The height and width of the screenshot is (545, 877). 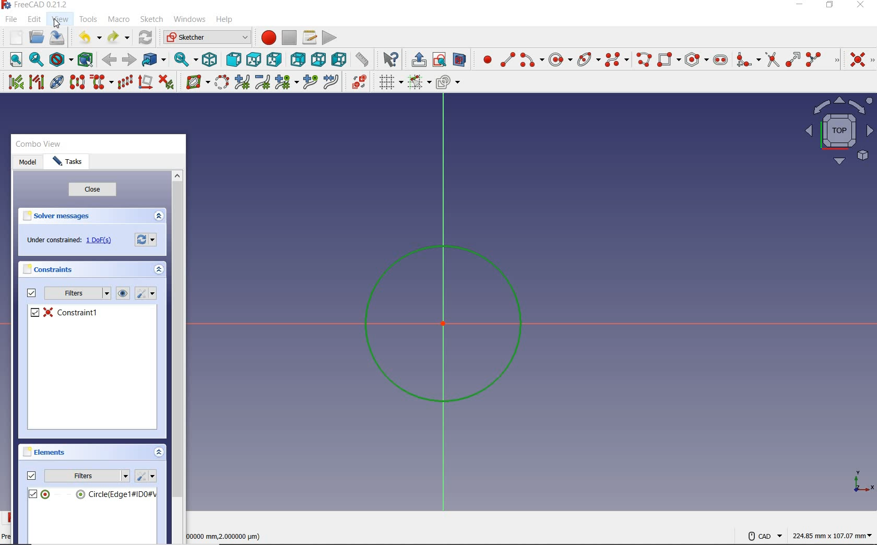 I want to click on create B-Spline, so click(x=616, y=60).